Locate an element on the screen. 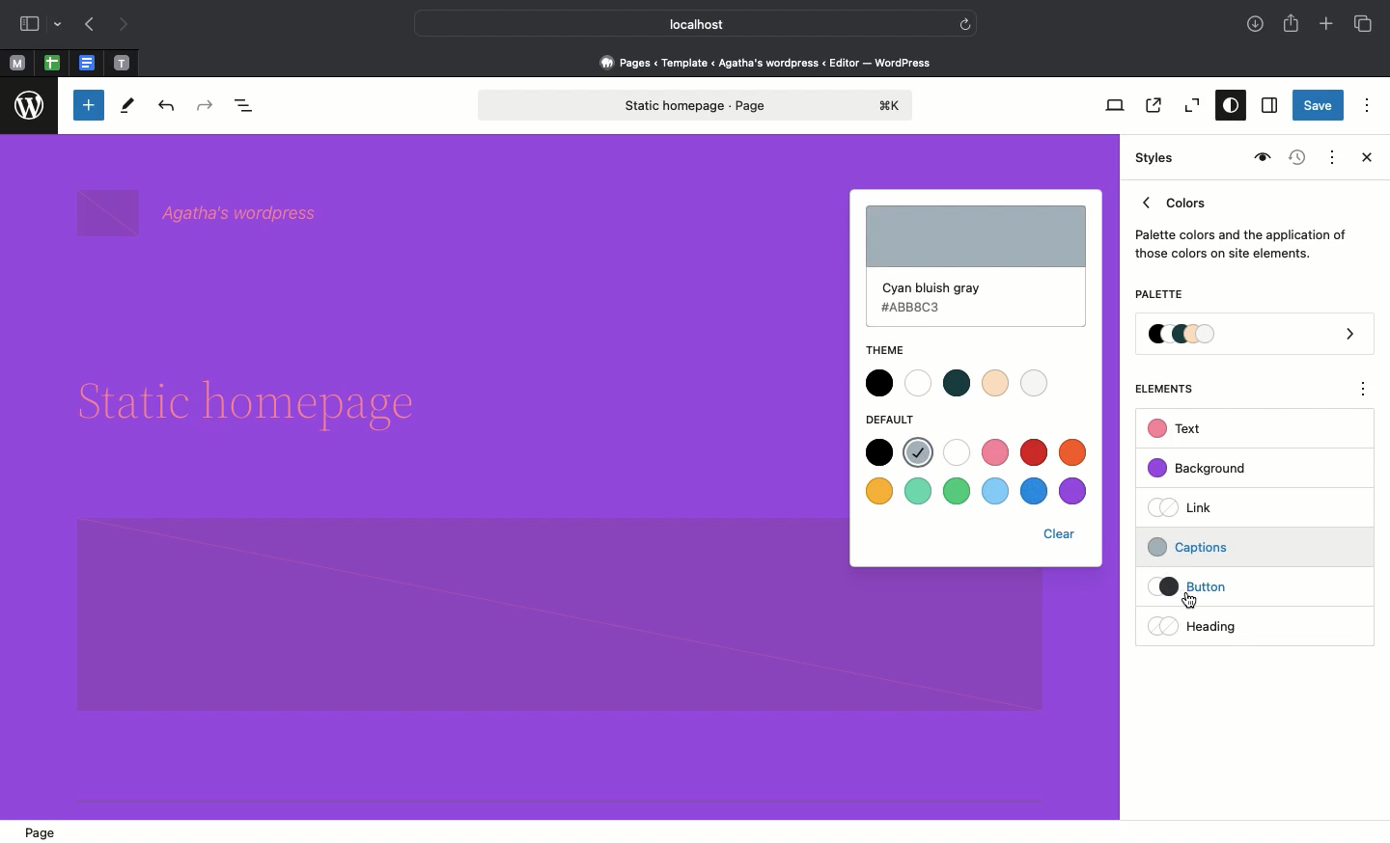 The image size is (1390, 843). Add new tab is located at coordinates (1328, 26).